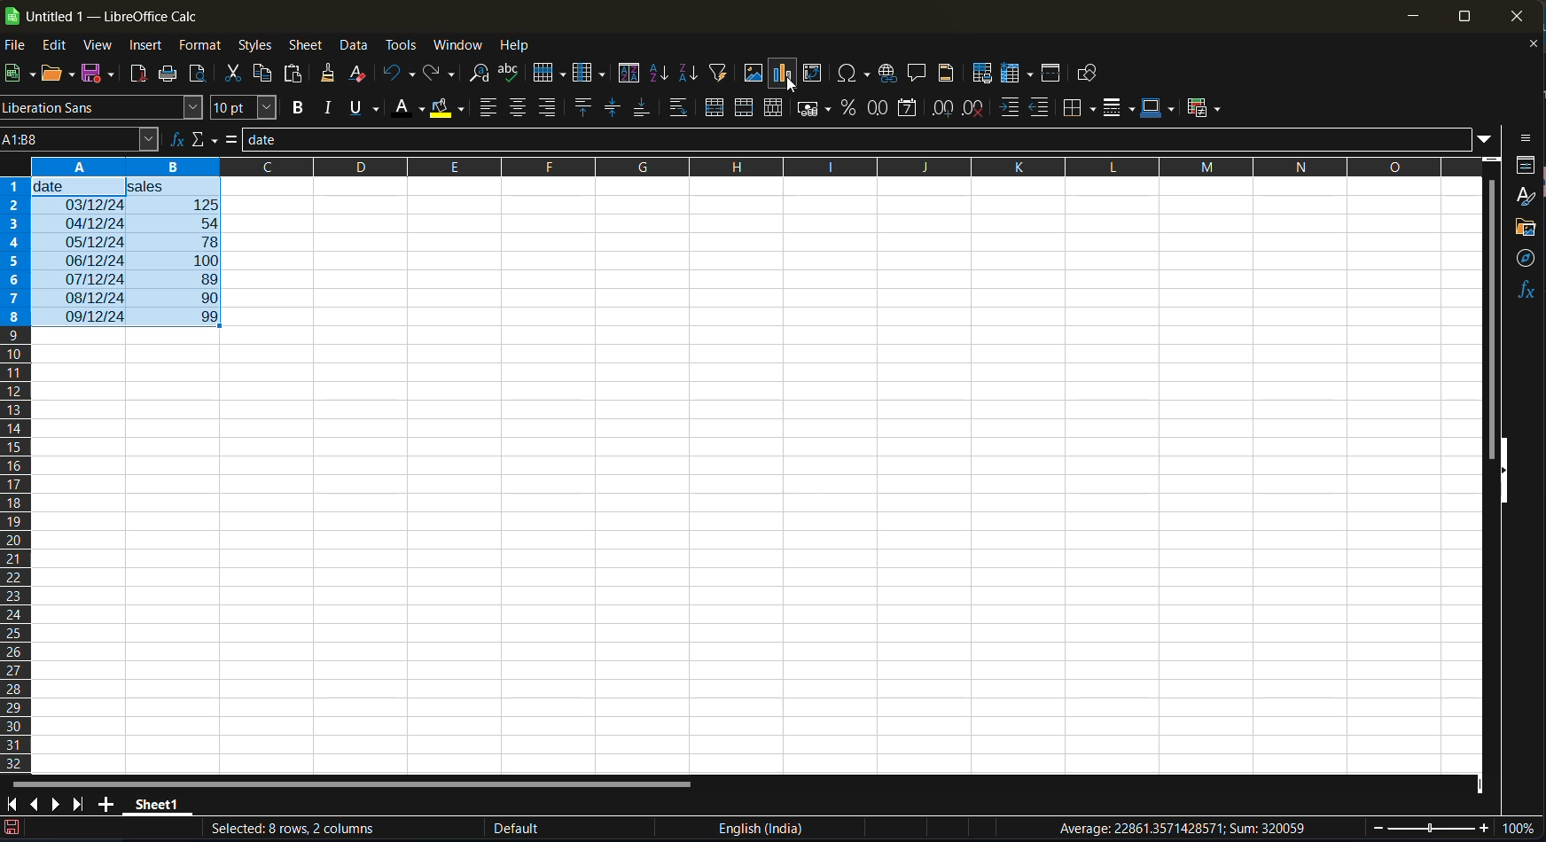 The height and width of the screenshot is (842, 1546). Describe the element at coordinates (347, 781) in the screenshot. I see `horizontal scroll bar` at that location.